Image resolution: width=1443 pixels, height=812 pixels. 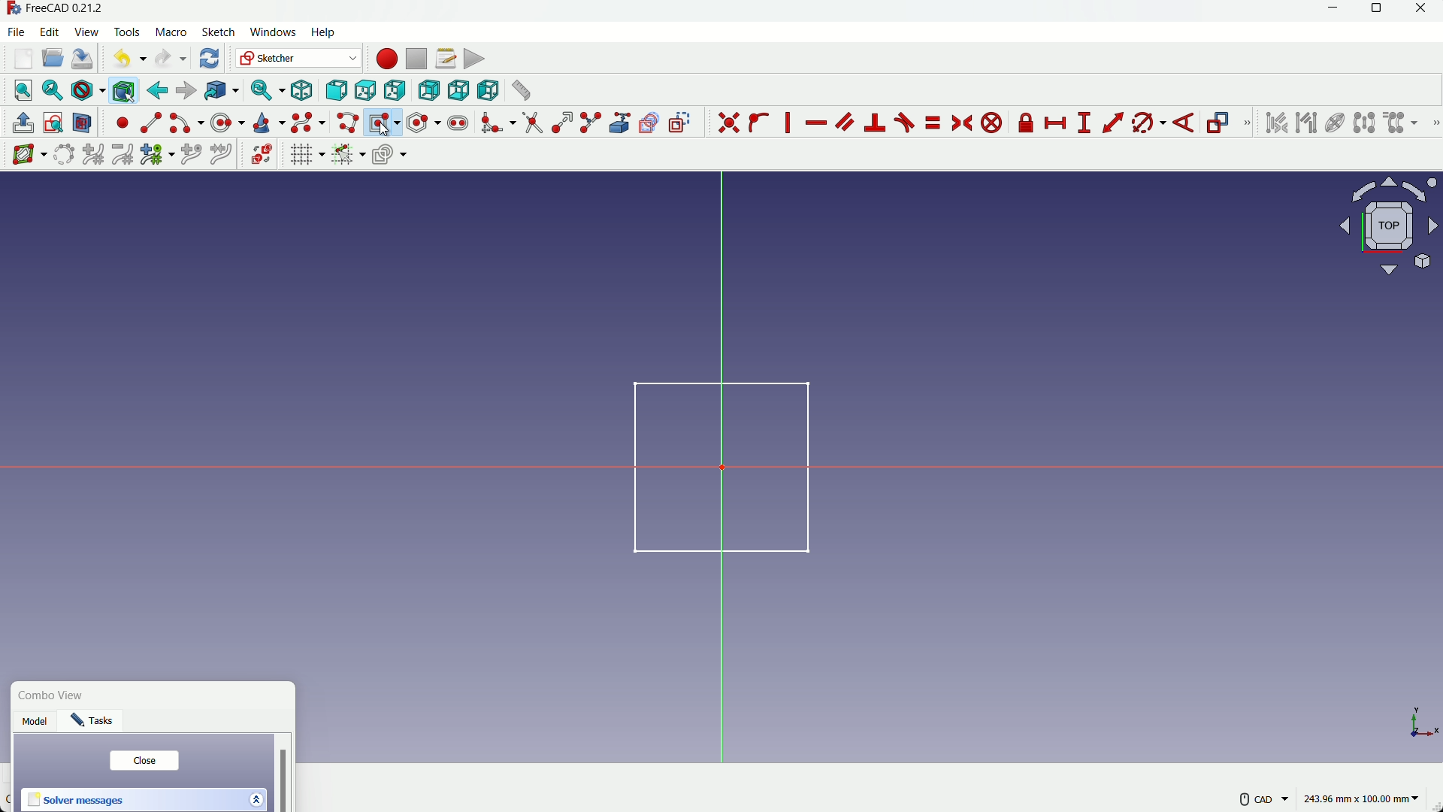 What do you see at coordinates (211, 58) in the screenshot?
I see `refresh` at bounding box center [211, 58].